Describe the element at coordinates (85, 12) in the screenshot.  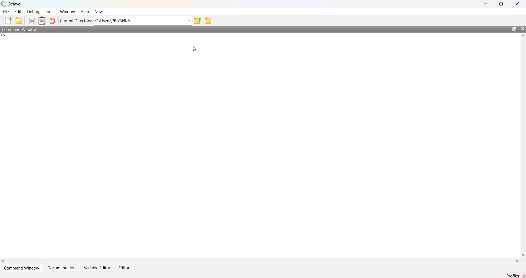
I see `Help` at that location.